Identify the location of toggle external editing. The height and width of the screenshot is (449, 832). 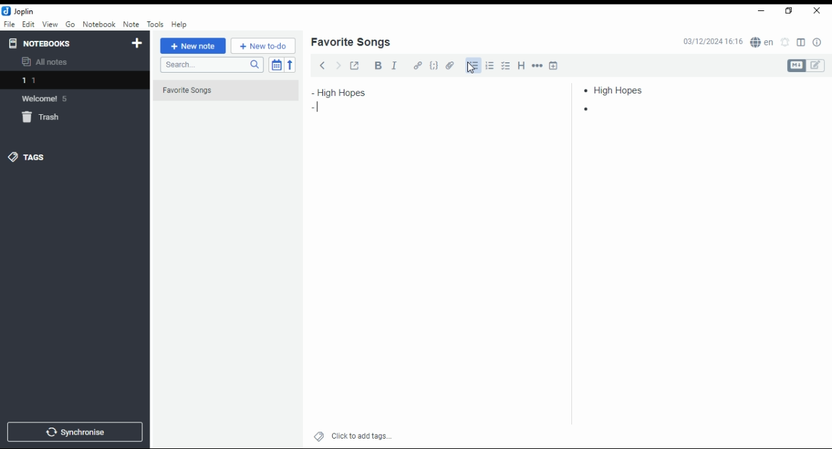
(355, 65).